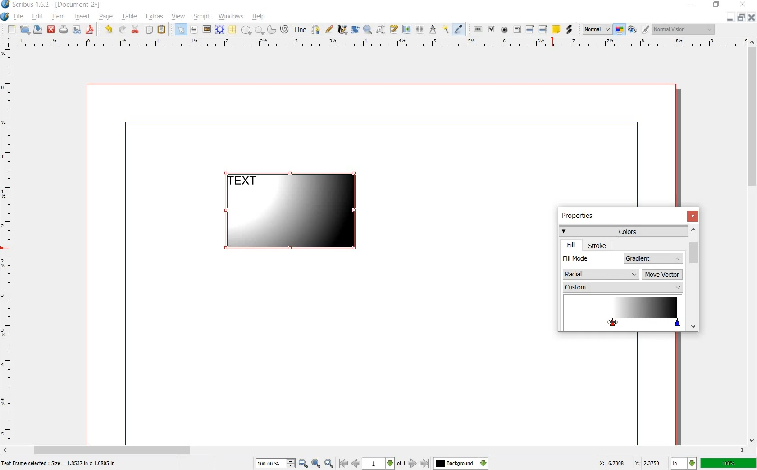 This screenshot has width=757, height=470. I want to click on shape, so click(246, 30).